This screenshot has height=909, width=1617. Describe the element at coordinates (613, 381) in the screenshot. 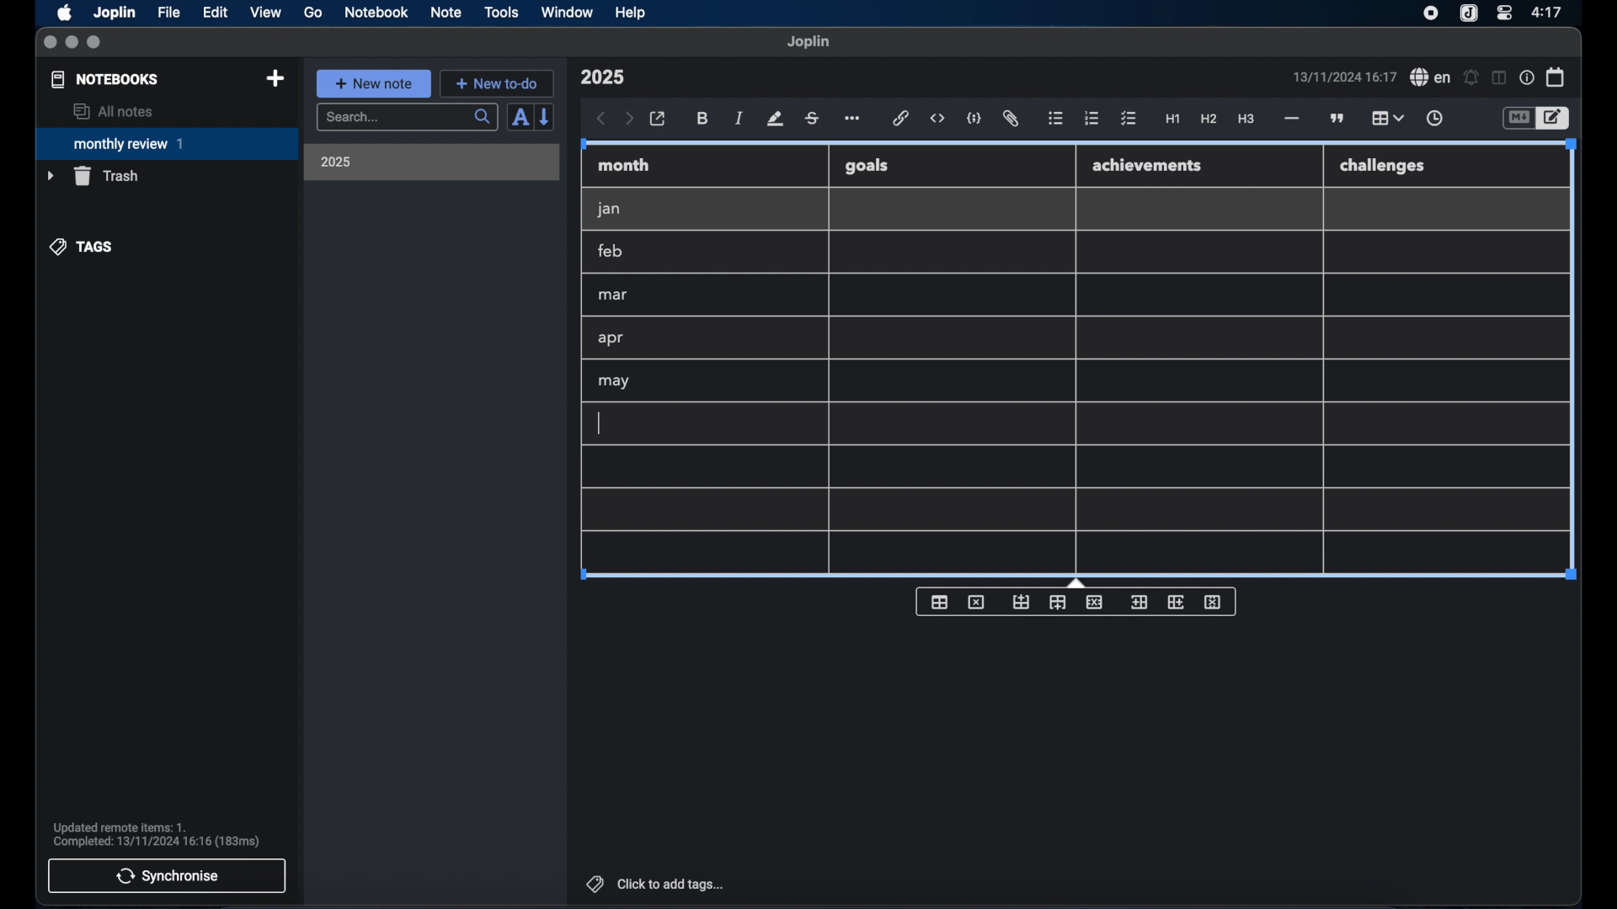

I see `may` at that location.